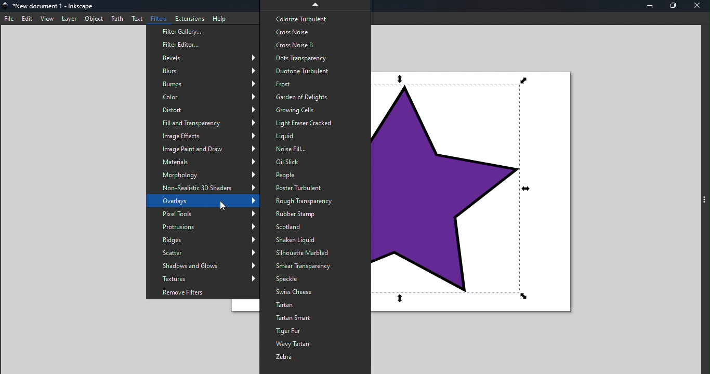  Describe the element at coordinates (318, 226) in the screenshot. I see `Scotland` at that location.